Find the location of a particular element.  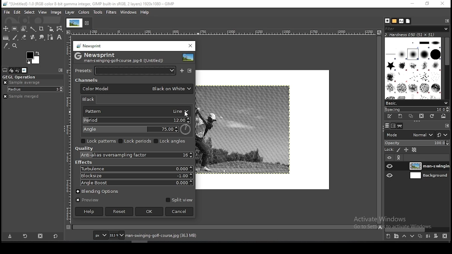

reset is located at coordinates (56, 236).